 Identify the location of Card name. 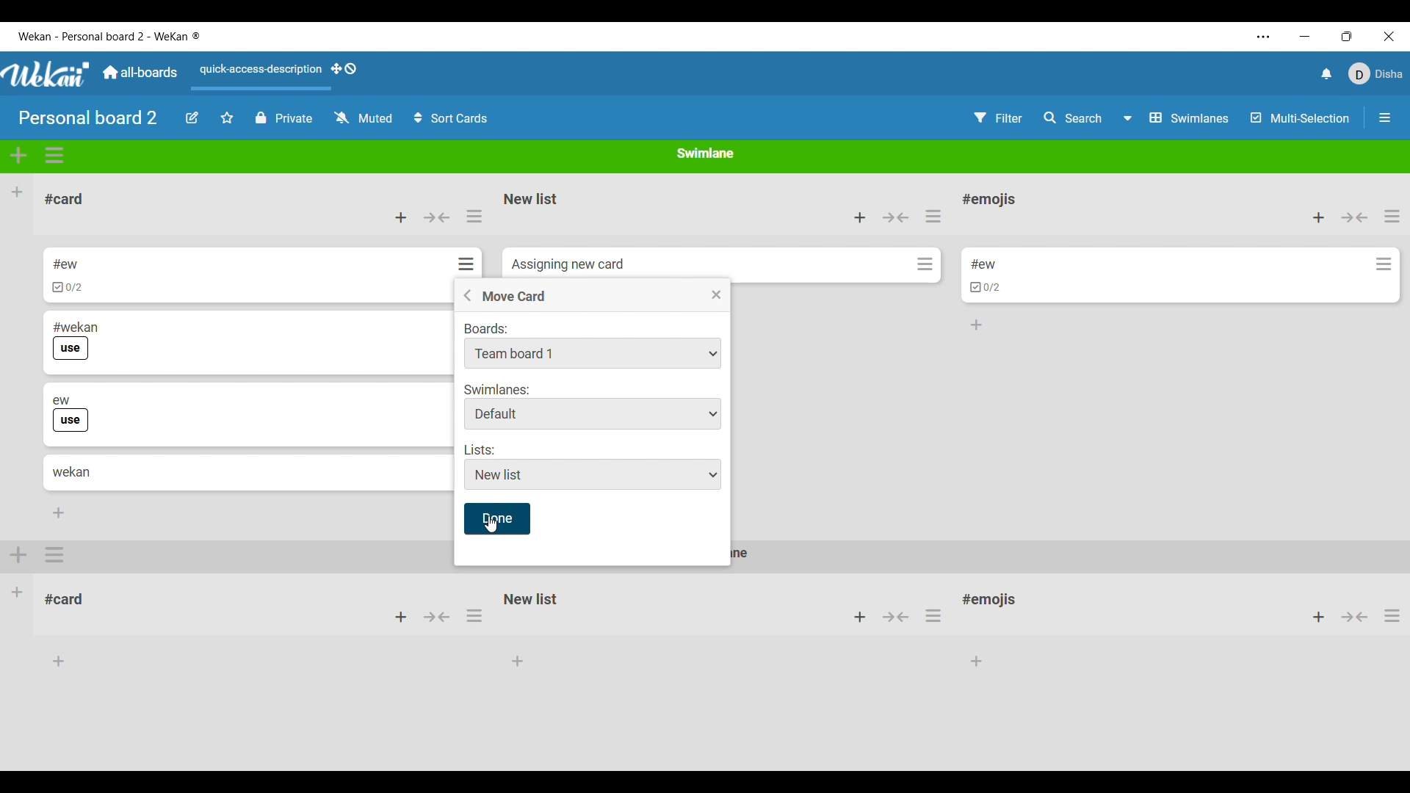
(568, 265).